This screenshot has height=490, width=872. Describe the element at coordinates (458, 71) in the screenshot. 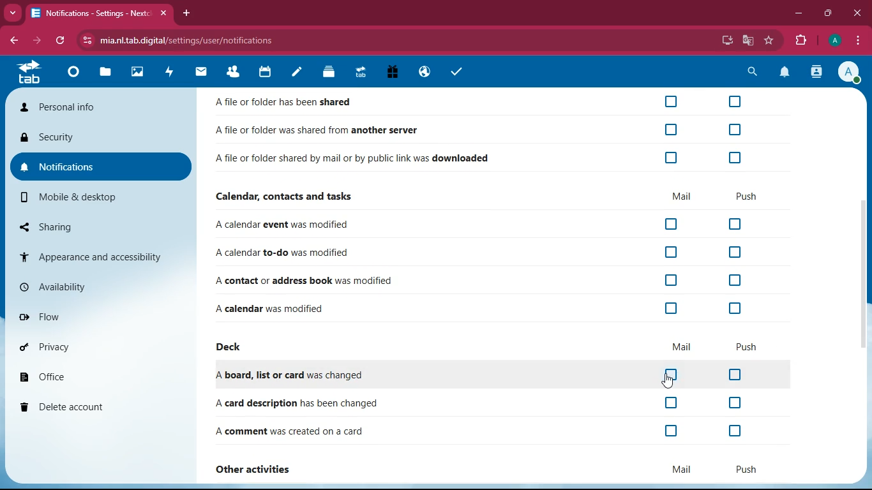

I see `tasks` at that location.